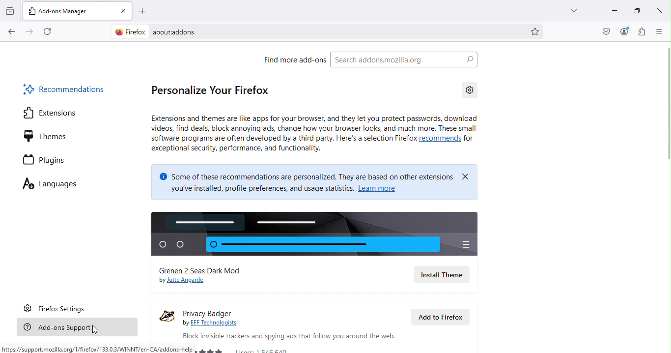 The width and height of the screenshot is (671, 353). What do you see at coordinates (42, 159) in the screenshot?
I see `Plugins` at bounding box center [42, 159].